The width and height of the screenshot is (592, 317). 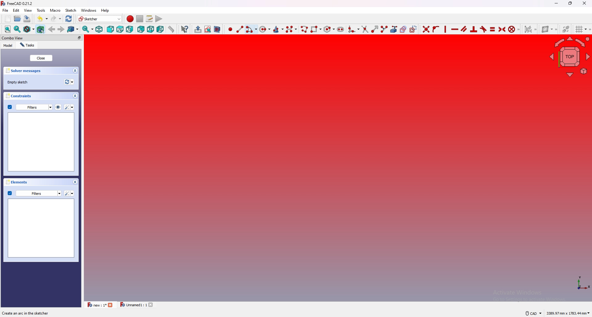 I want to click on record macro, so click(x=130, y=19).